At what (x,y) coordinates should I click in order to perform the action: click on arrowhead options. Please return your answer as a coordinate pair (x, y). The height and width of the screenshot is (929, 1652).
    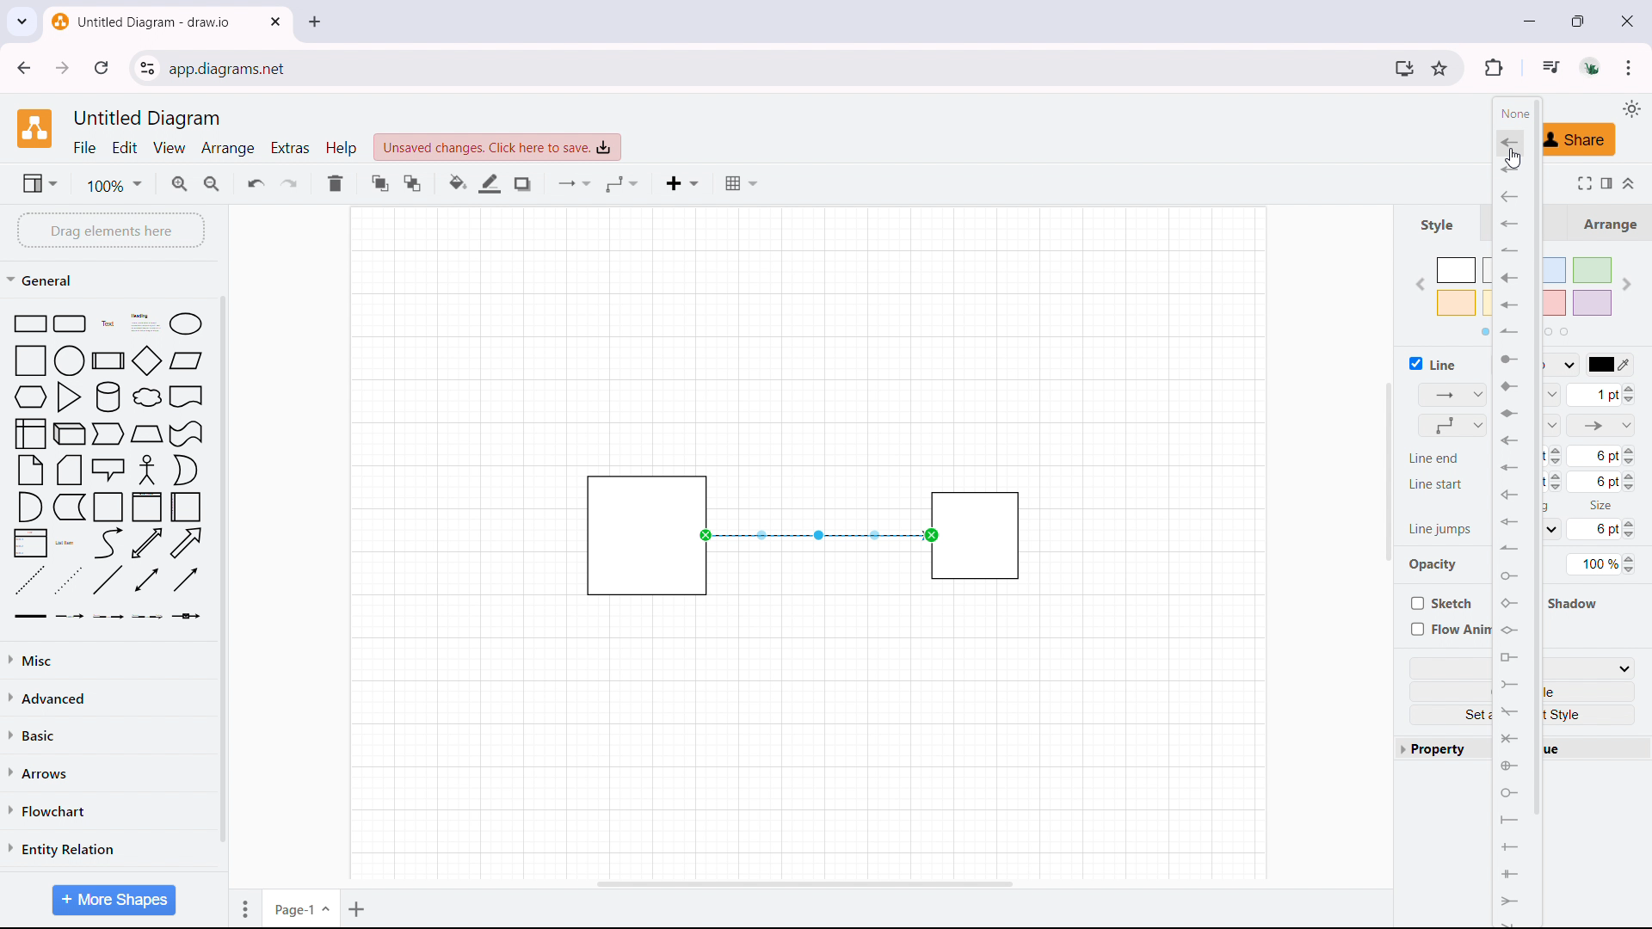
    Looking at the image, I should click on (1509, 508).